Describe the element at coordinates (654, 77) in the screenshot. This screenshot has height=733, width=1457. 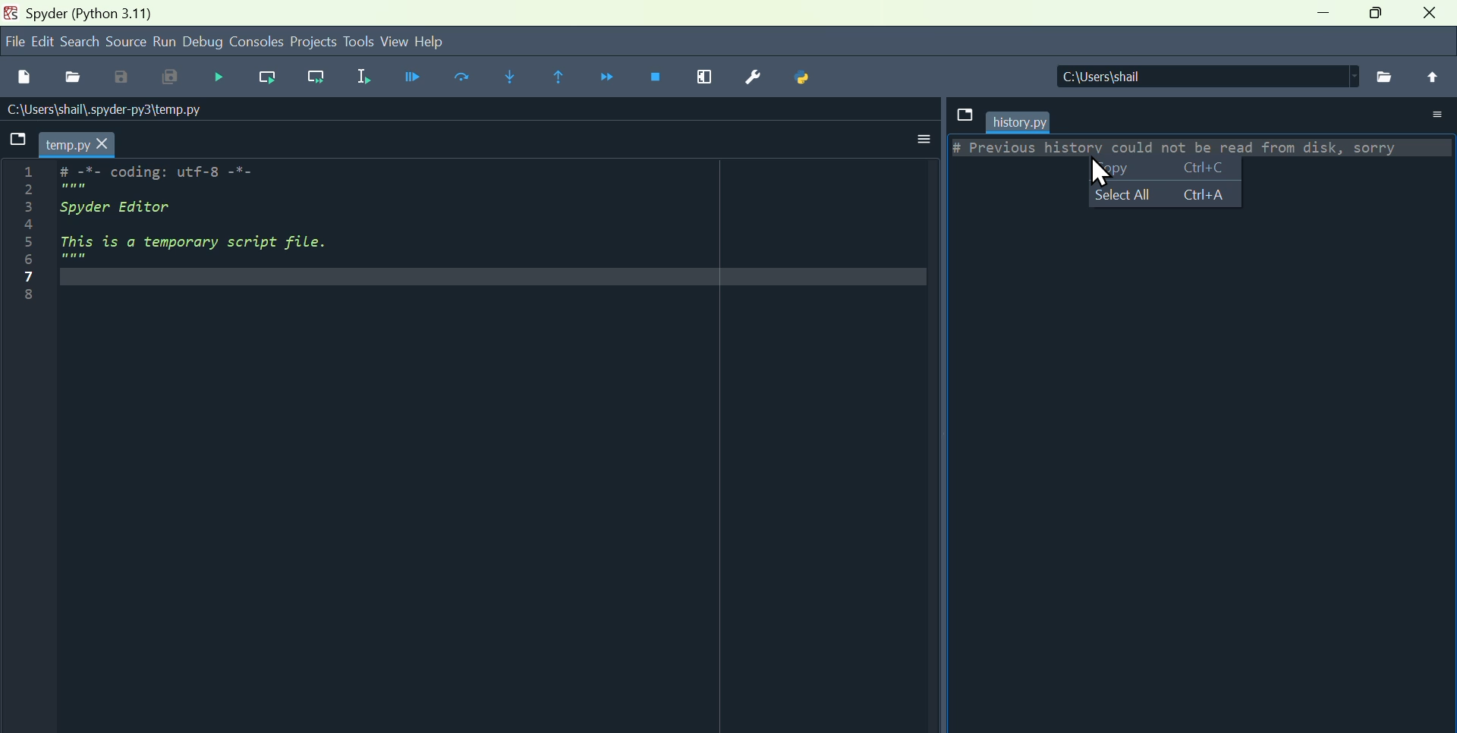
I see `Stop debugging` at that location.